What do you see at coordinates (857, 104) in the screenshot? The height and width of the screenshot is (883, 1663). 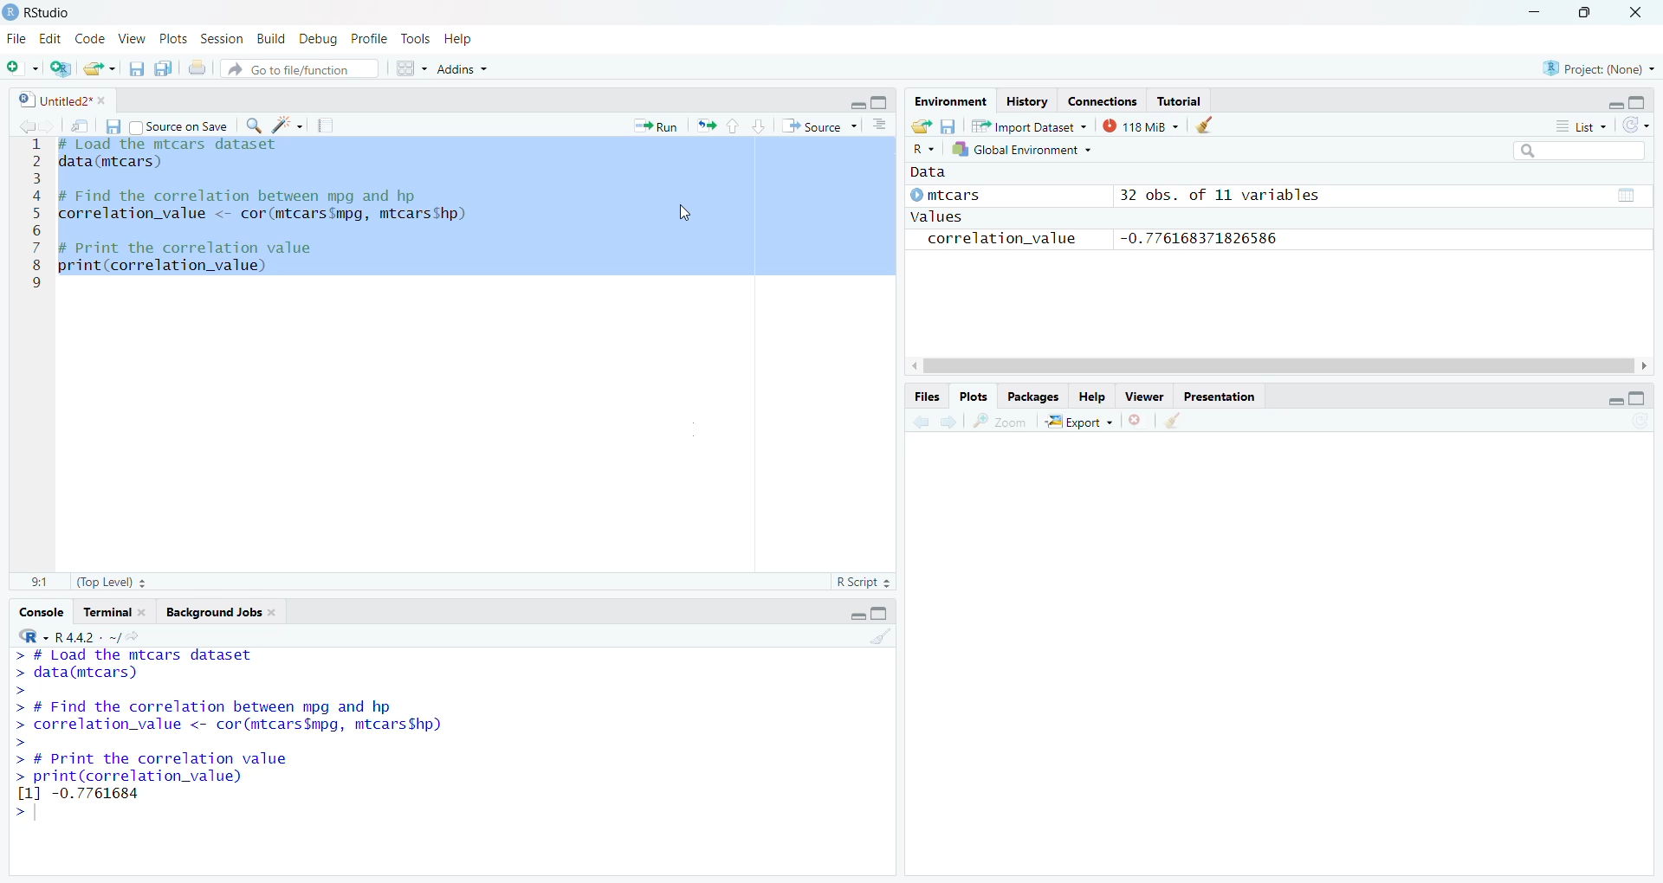 I see `Minimize` at bounding box center [857, 104].